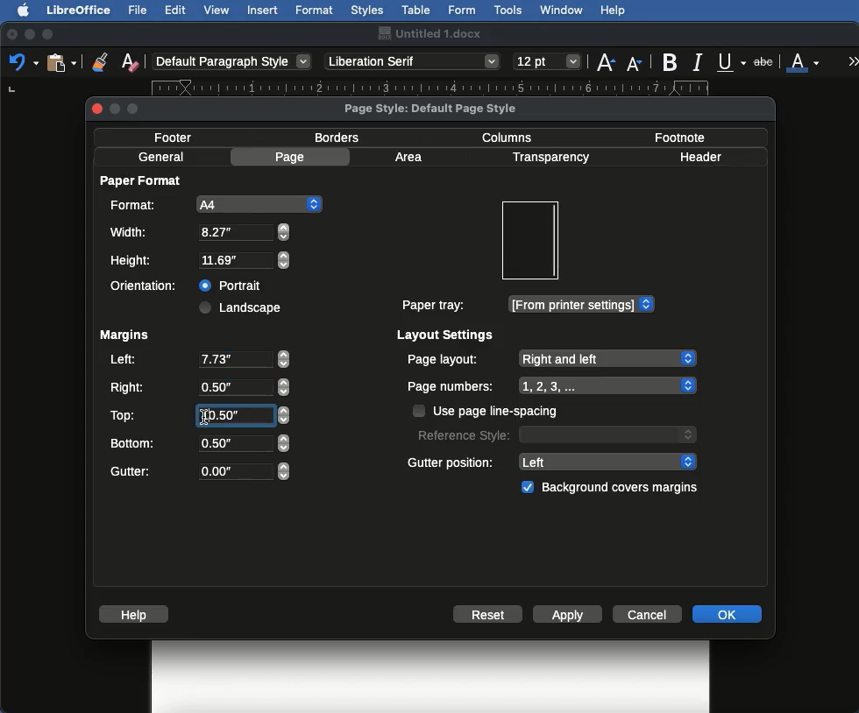 This screenshot has width=859, height=713. Describe the element at coordinates (11, 89) in the screenshot. I see `left tab` at that location.